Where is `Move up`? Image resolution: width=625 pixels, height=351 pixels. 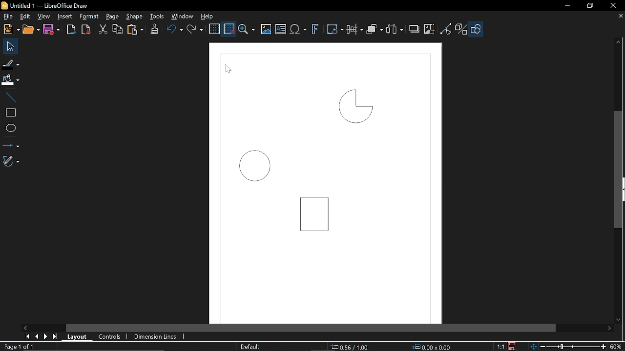 Move up is located at coordinates (620, 43).